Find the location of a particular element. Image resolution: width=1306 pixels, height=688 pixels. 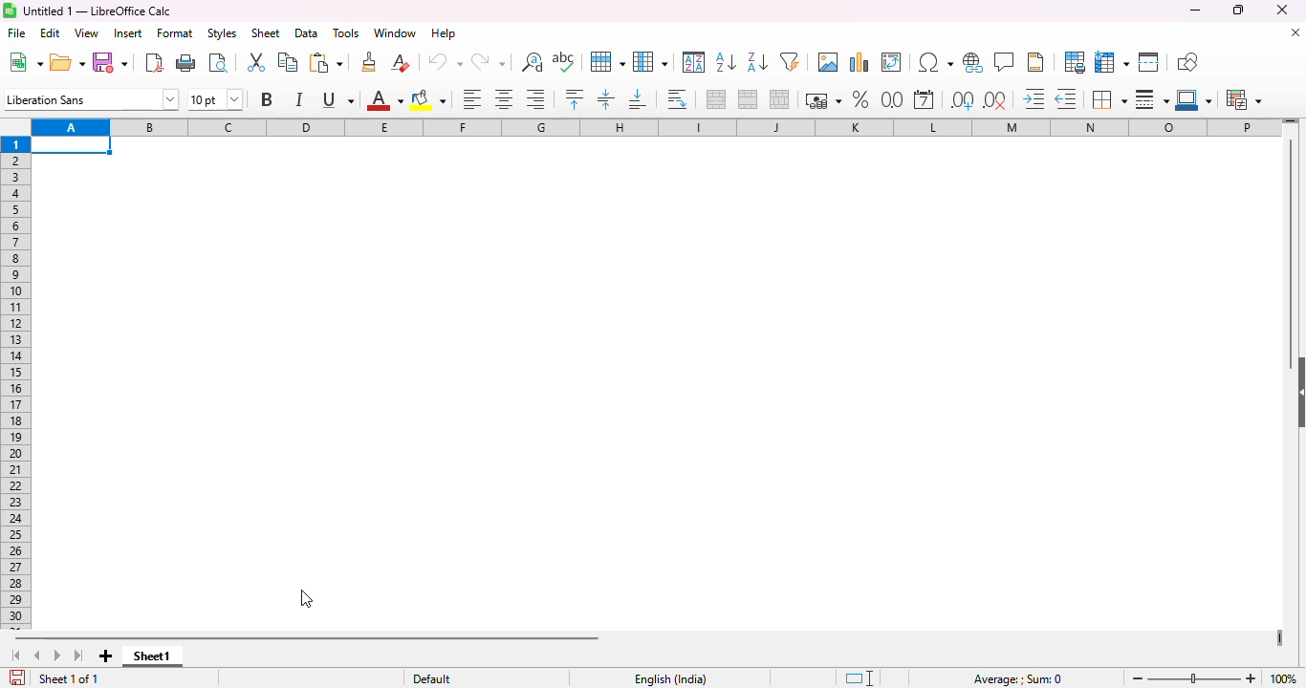

format as percent is located at coordinates (861, 97).